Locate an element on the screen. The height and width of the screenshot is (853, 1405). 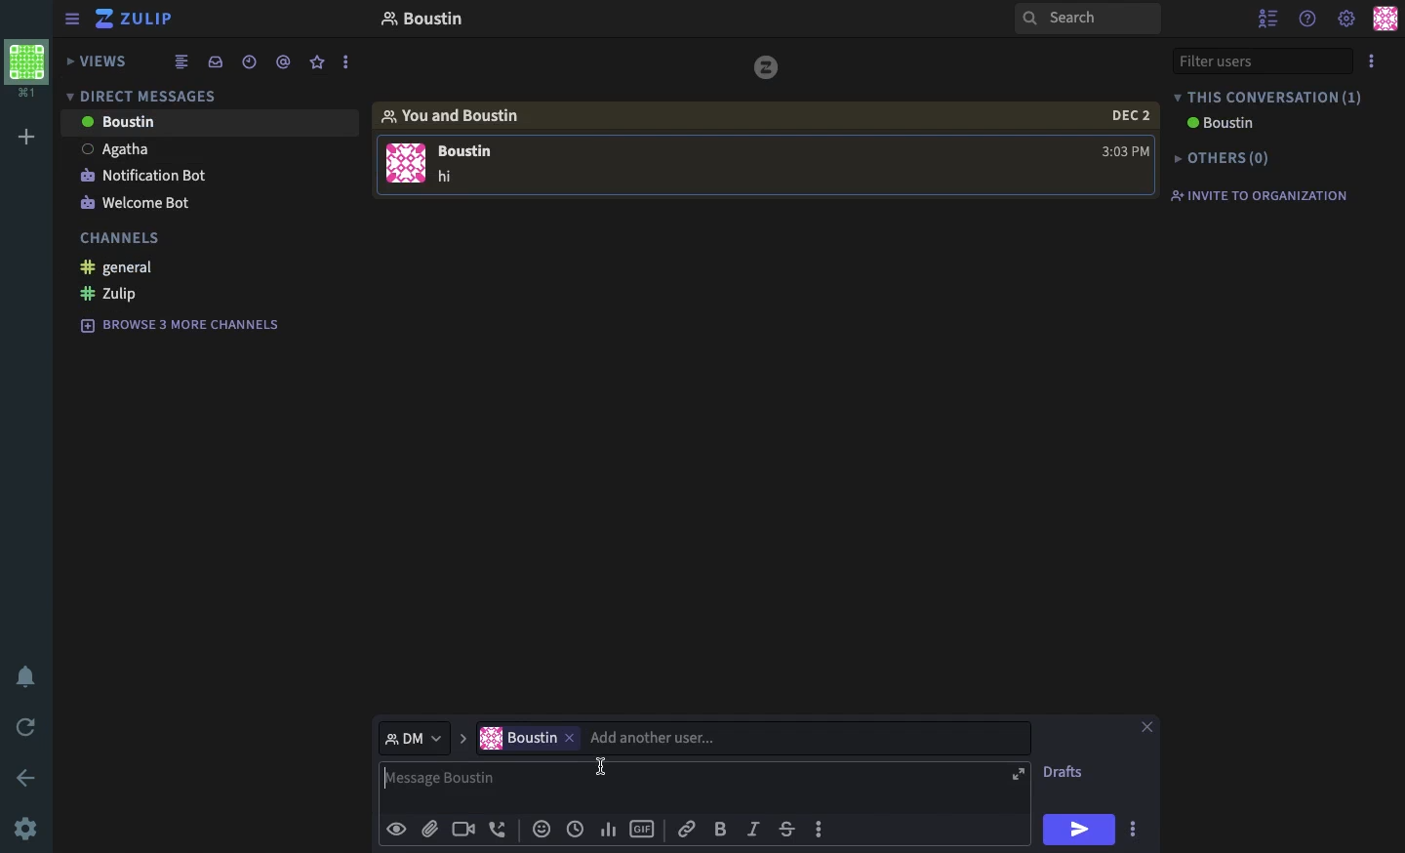
current user "Boustin" is located at coordinates (519, 739).